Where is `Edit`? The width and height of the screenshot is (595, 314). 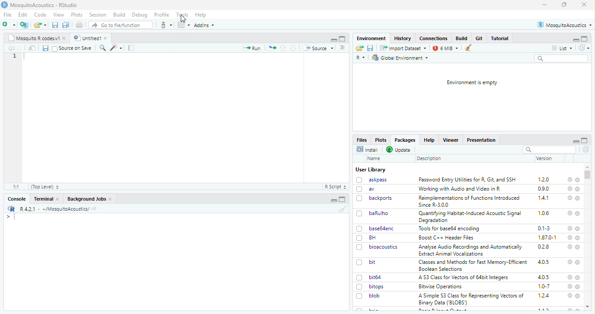
Edit is located at coordinates (24, 14).